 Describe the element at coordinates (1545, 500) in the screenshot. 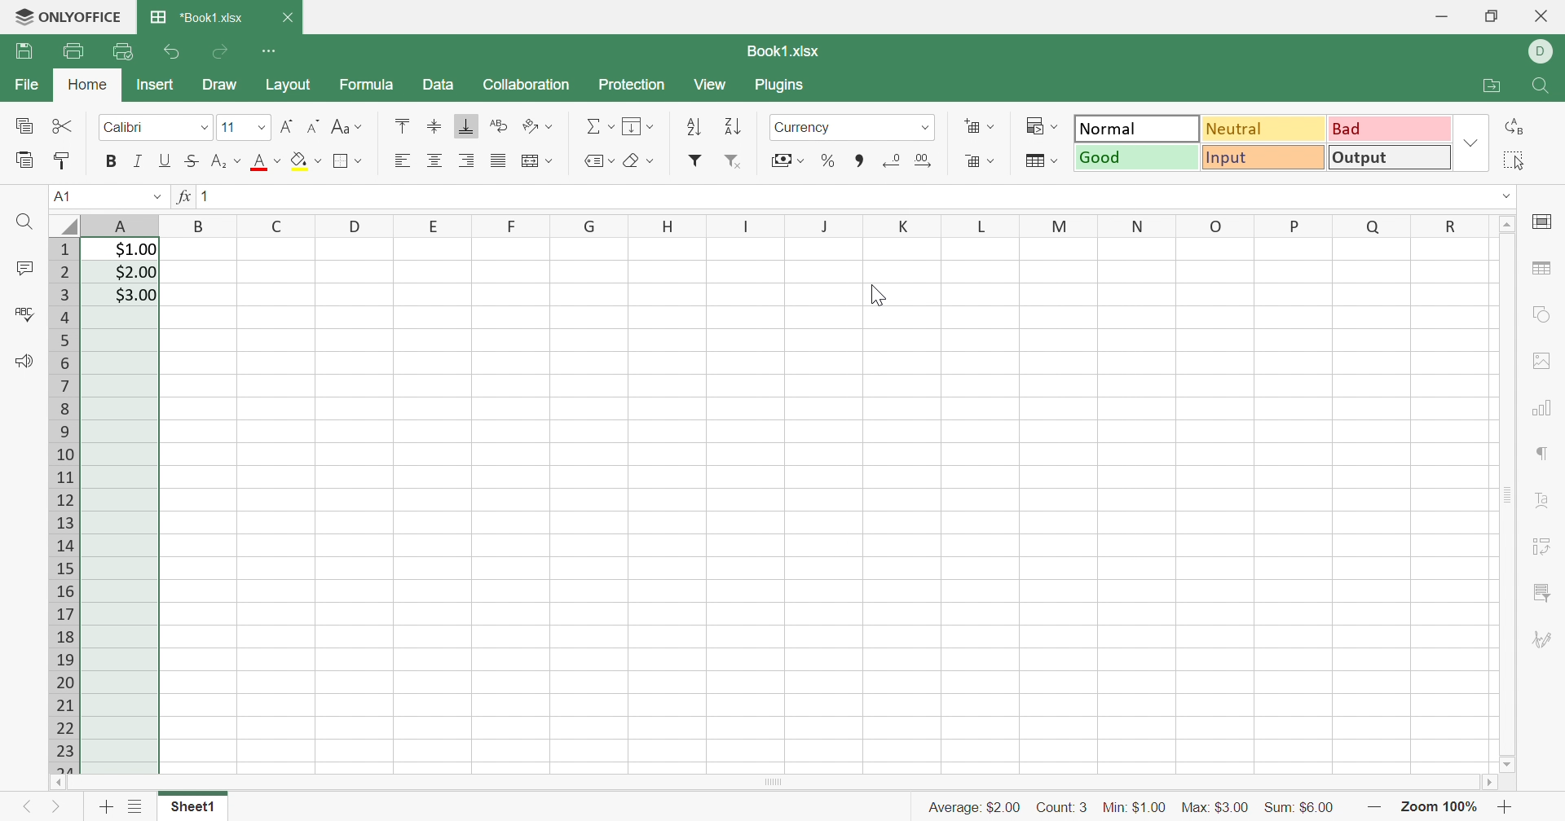

I see `Text art settings` at that location.